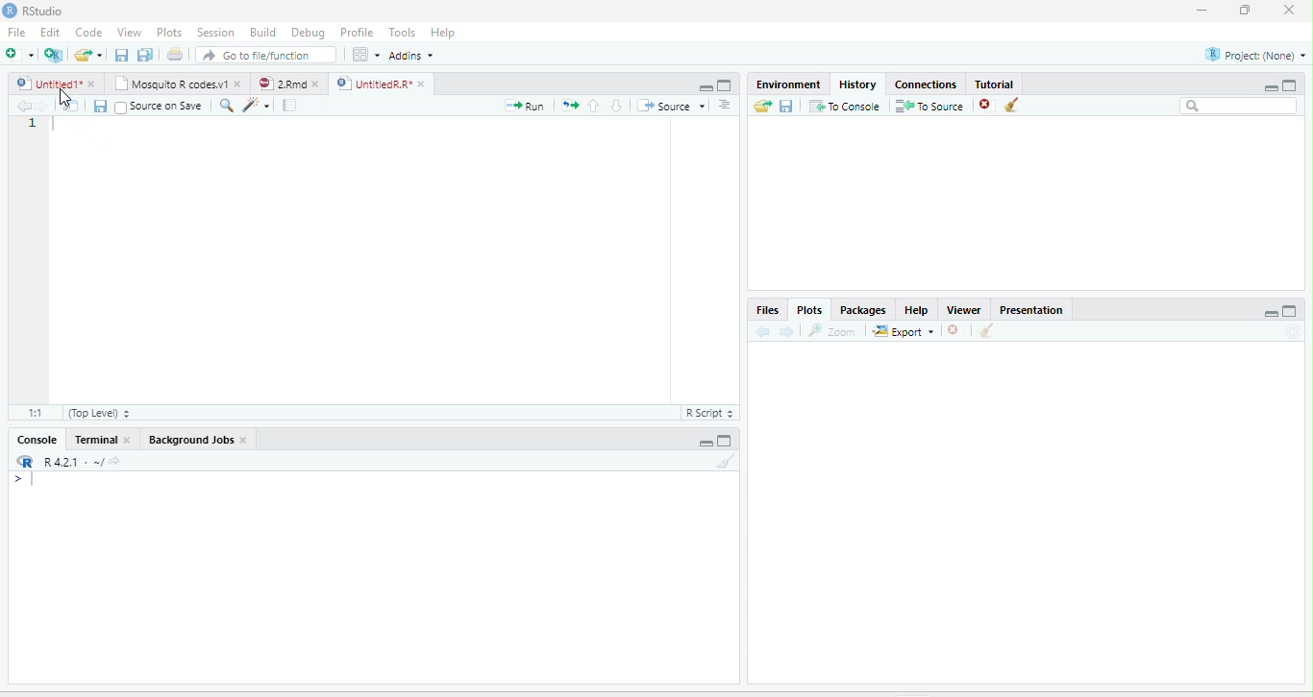  What do you see at coordinates (89, 32) in the screenshot?
I see `Code` at bounding box center [89, 32].